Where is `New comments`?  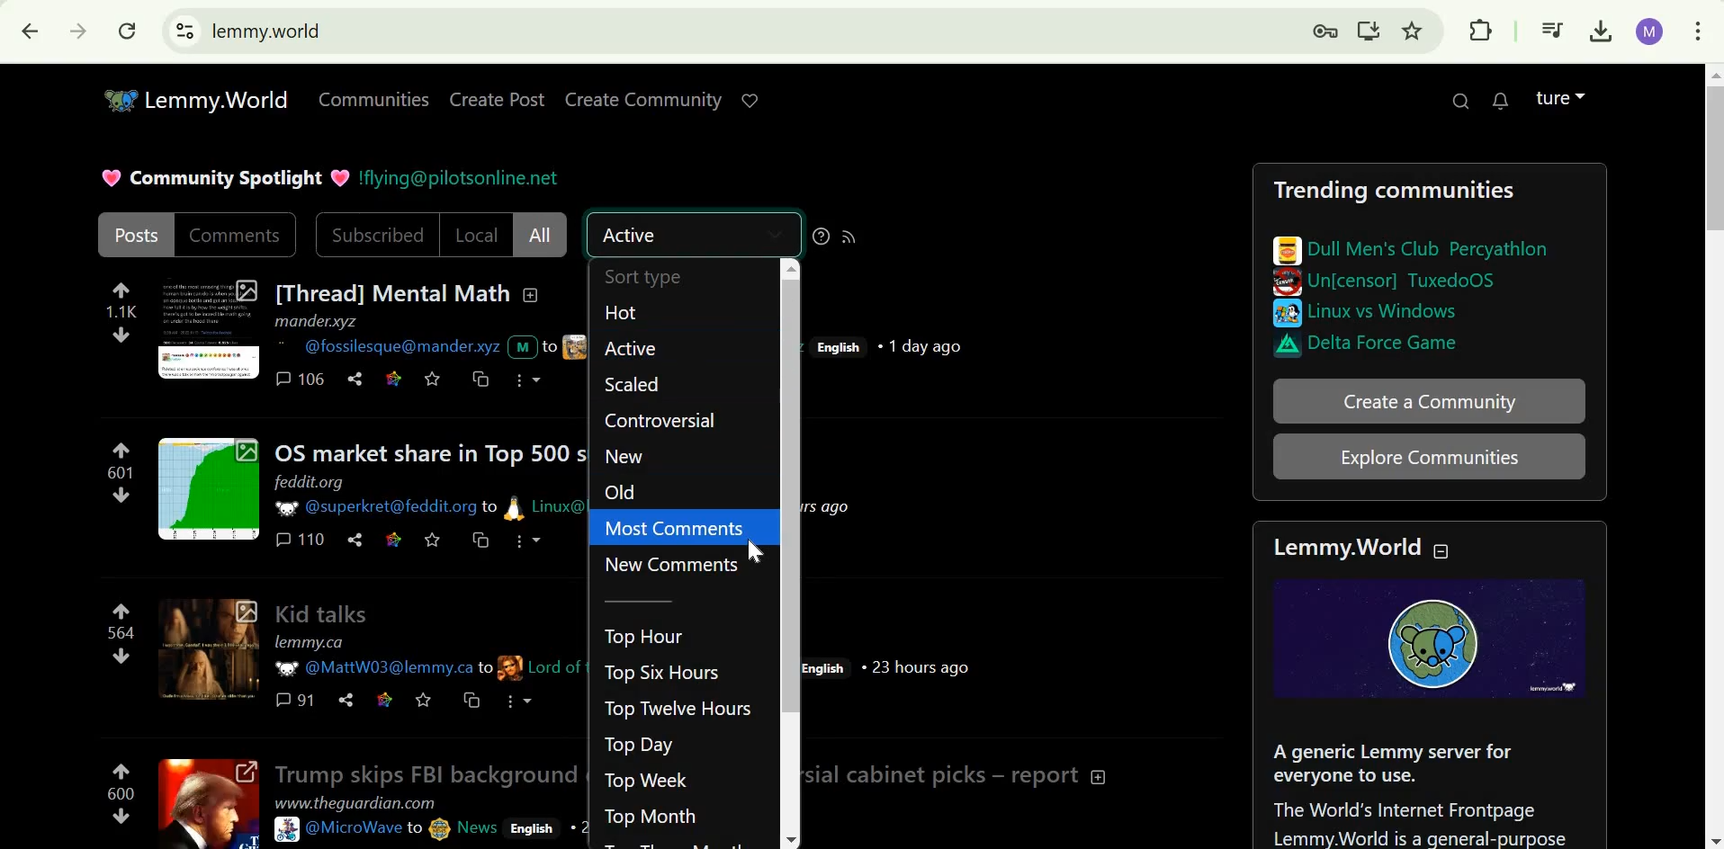
New comments is located at coordinates (671, 567).